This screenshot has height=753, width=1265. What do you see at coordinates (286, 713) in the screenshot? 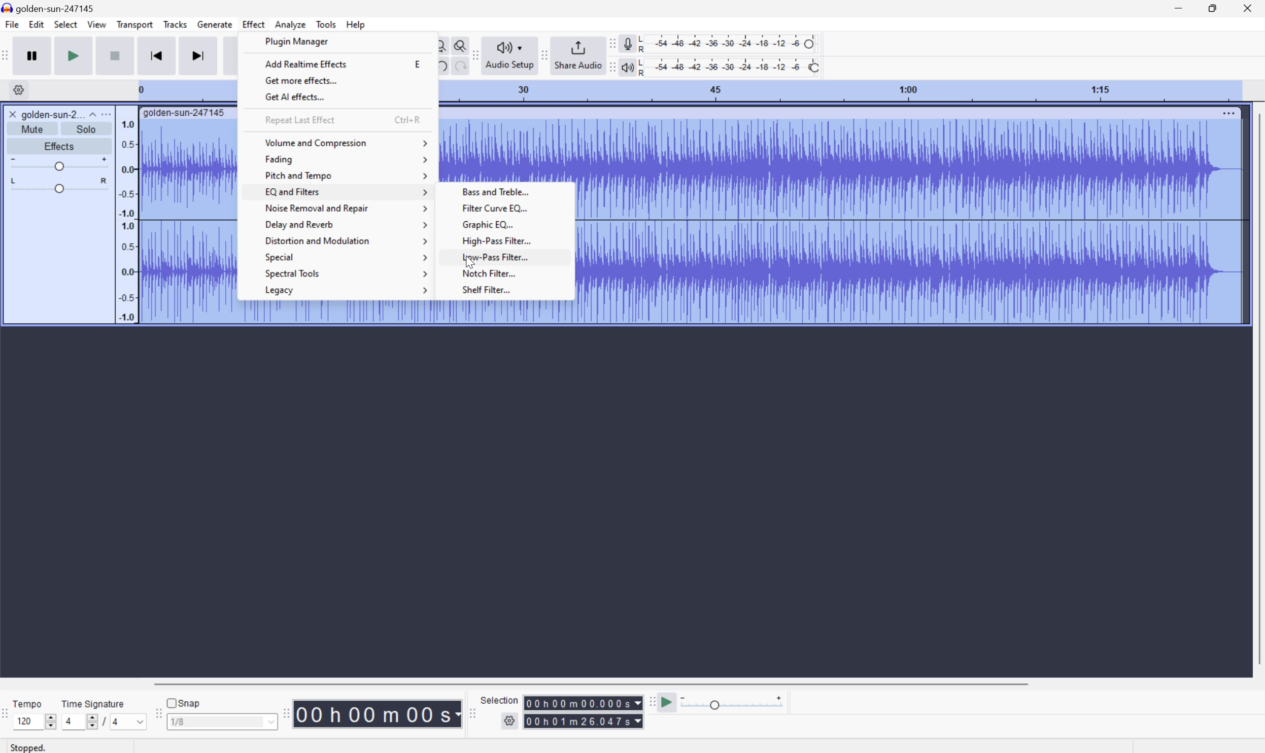
I see `Audacity toolbar` at bounding box center [286, 713].